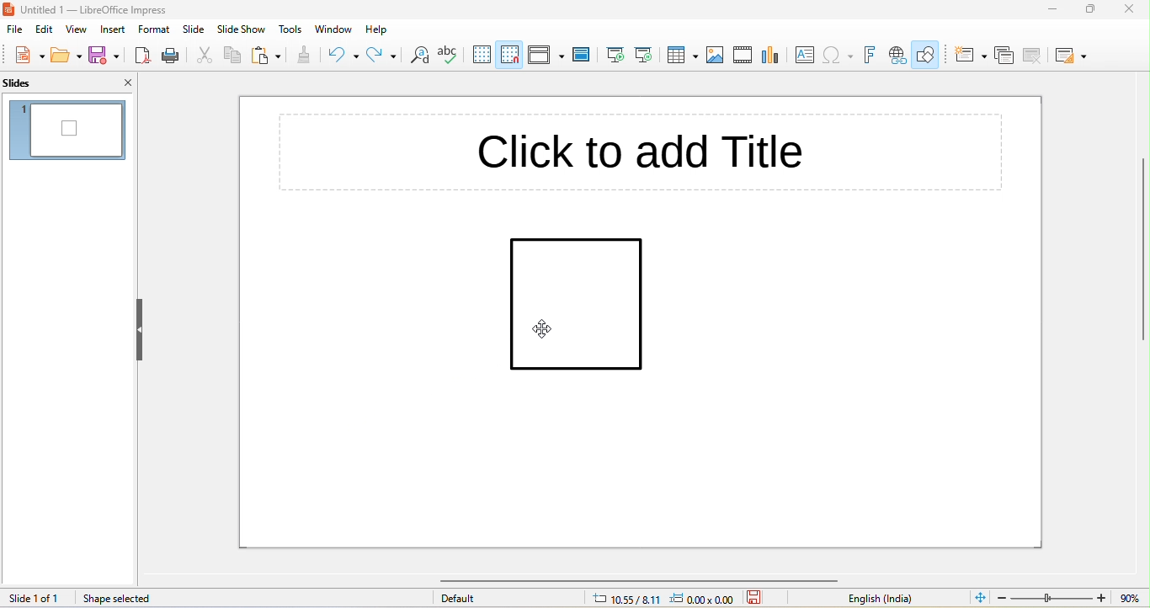 The width and height of the screenshot is (1150, 608). I want to click on fit to current window, so click(981, 597).